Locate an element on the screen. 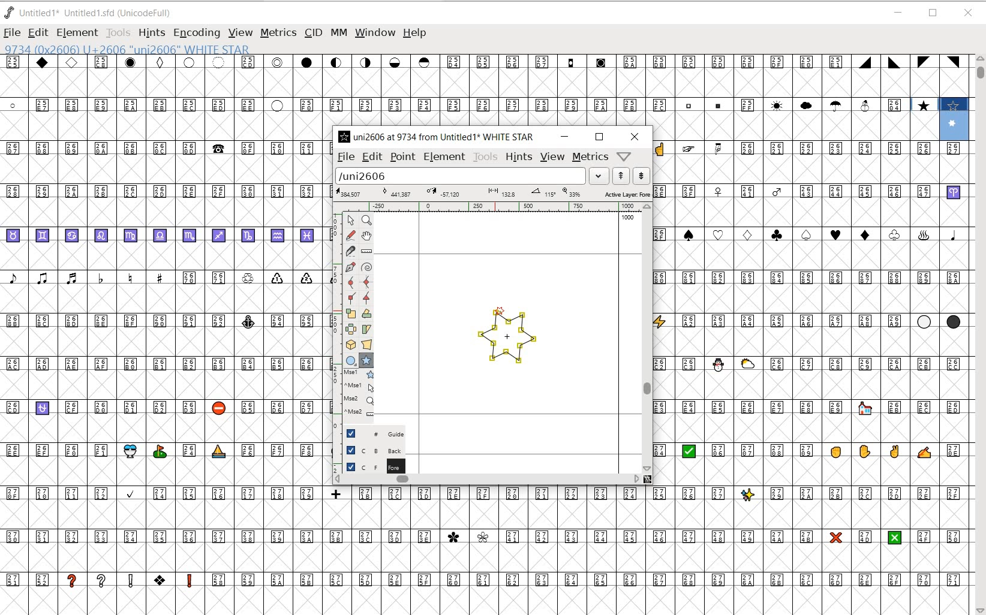 The height and width of the screenshot is (615, 986). ACTIVE LAYER is located at coordinates (493, 192).